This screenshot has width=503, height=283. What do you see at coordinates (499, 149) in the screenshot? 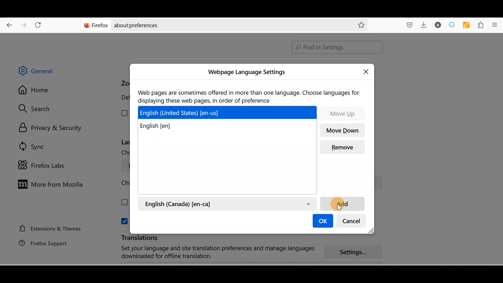
I see `Scroll bar` at bounding box center [499, 149].